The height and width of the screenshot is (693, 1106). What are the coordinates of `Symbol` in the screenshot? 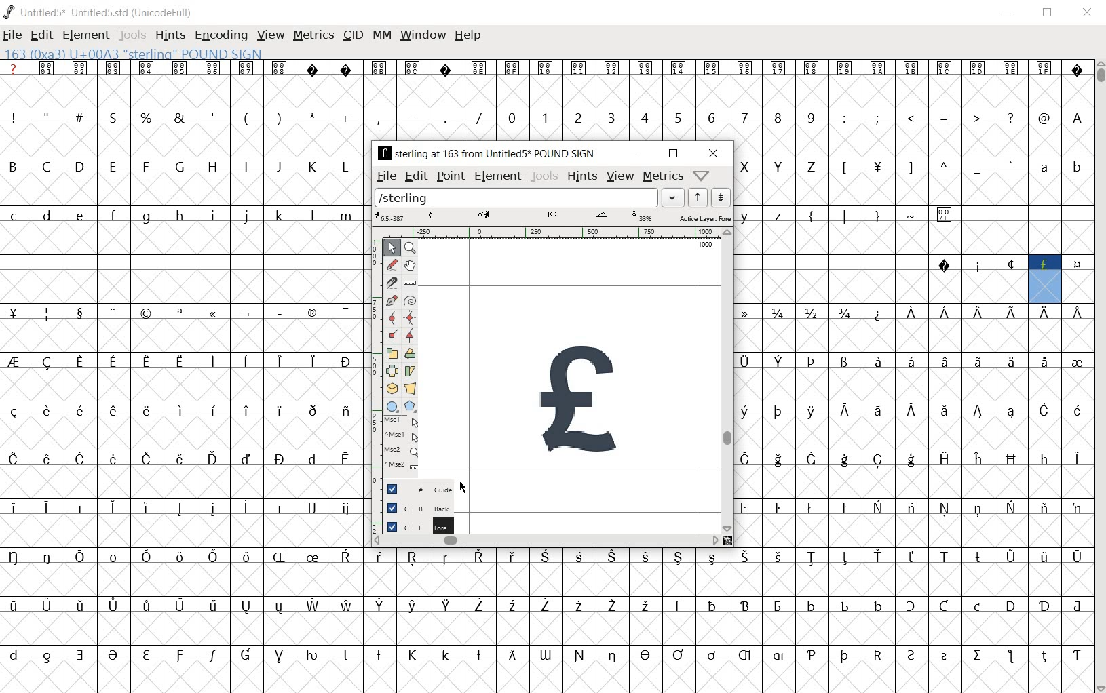 It's located at (946, 509).